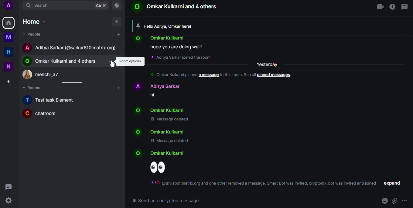 This screenshot has width=413, height=208. I want to click on O  Omkar Kulkarni and 4 others, so click(67, 61).